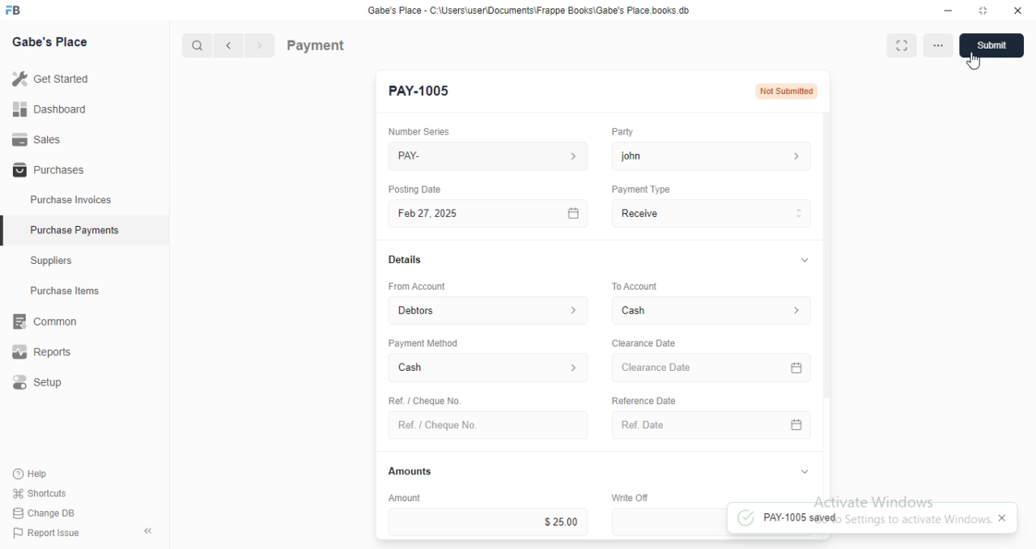  What do you see at coordinates (18, 11) in the screenshot?
I see `logo` at bounding box center [18, 11].